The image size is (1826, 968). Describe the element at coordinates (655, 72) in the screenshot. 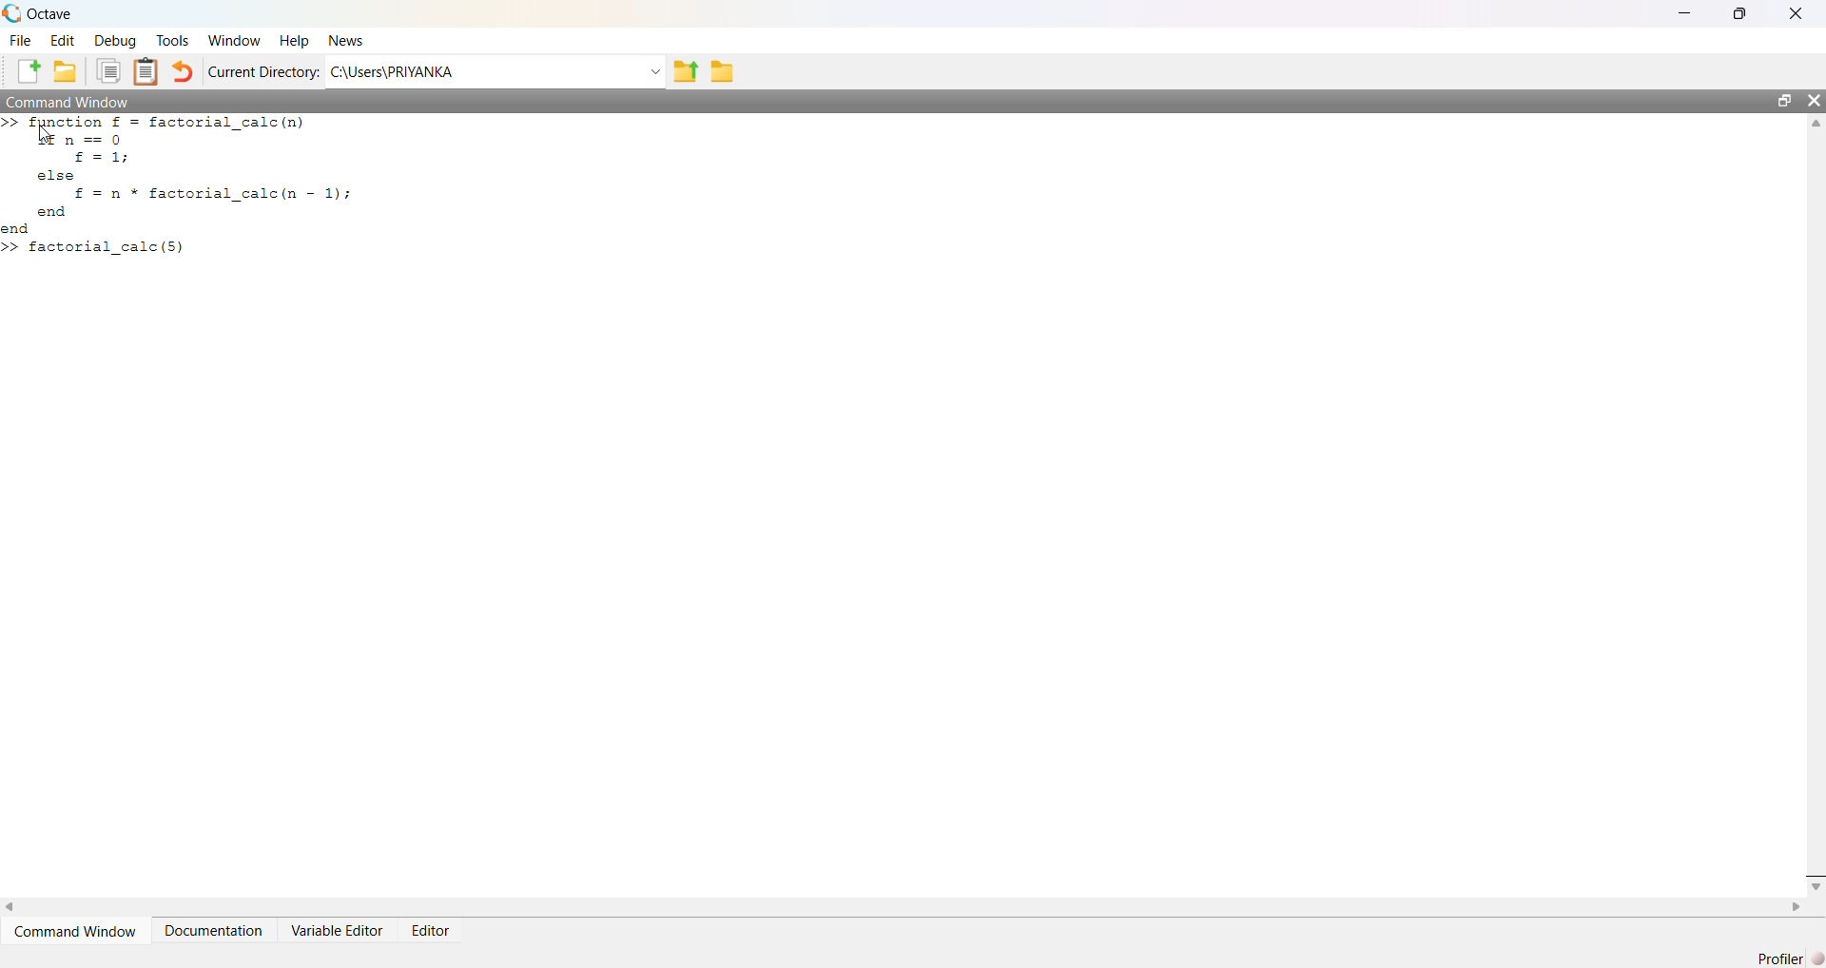

I see `Drop-down ` at that location.